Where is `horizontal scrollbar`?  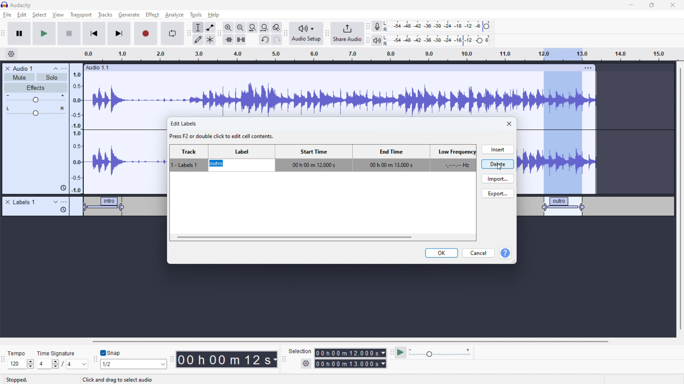
horizontal scrollbar is located at coordinates (294, 237).